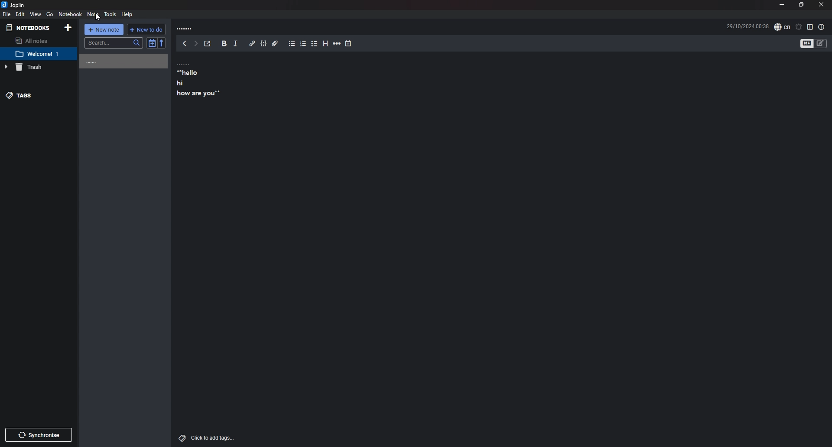  I want to click on Forward, so click(195, 44).